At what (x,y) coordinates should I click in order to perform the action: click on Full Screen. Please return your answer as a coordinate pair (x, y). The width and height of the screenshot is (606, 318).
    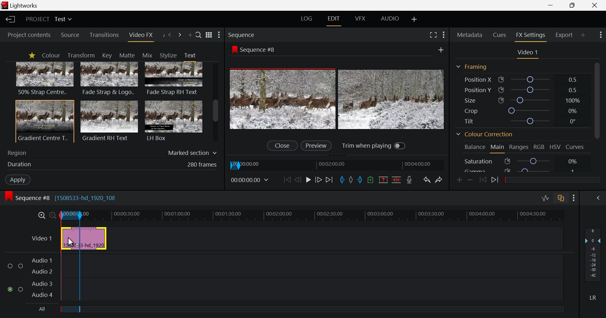
    Looking at the image, I should click on (434, 35).